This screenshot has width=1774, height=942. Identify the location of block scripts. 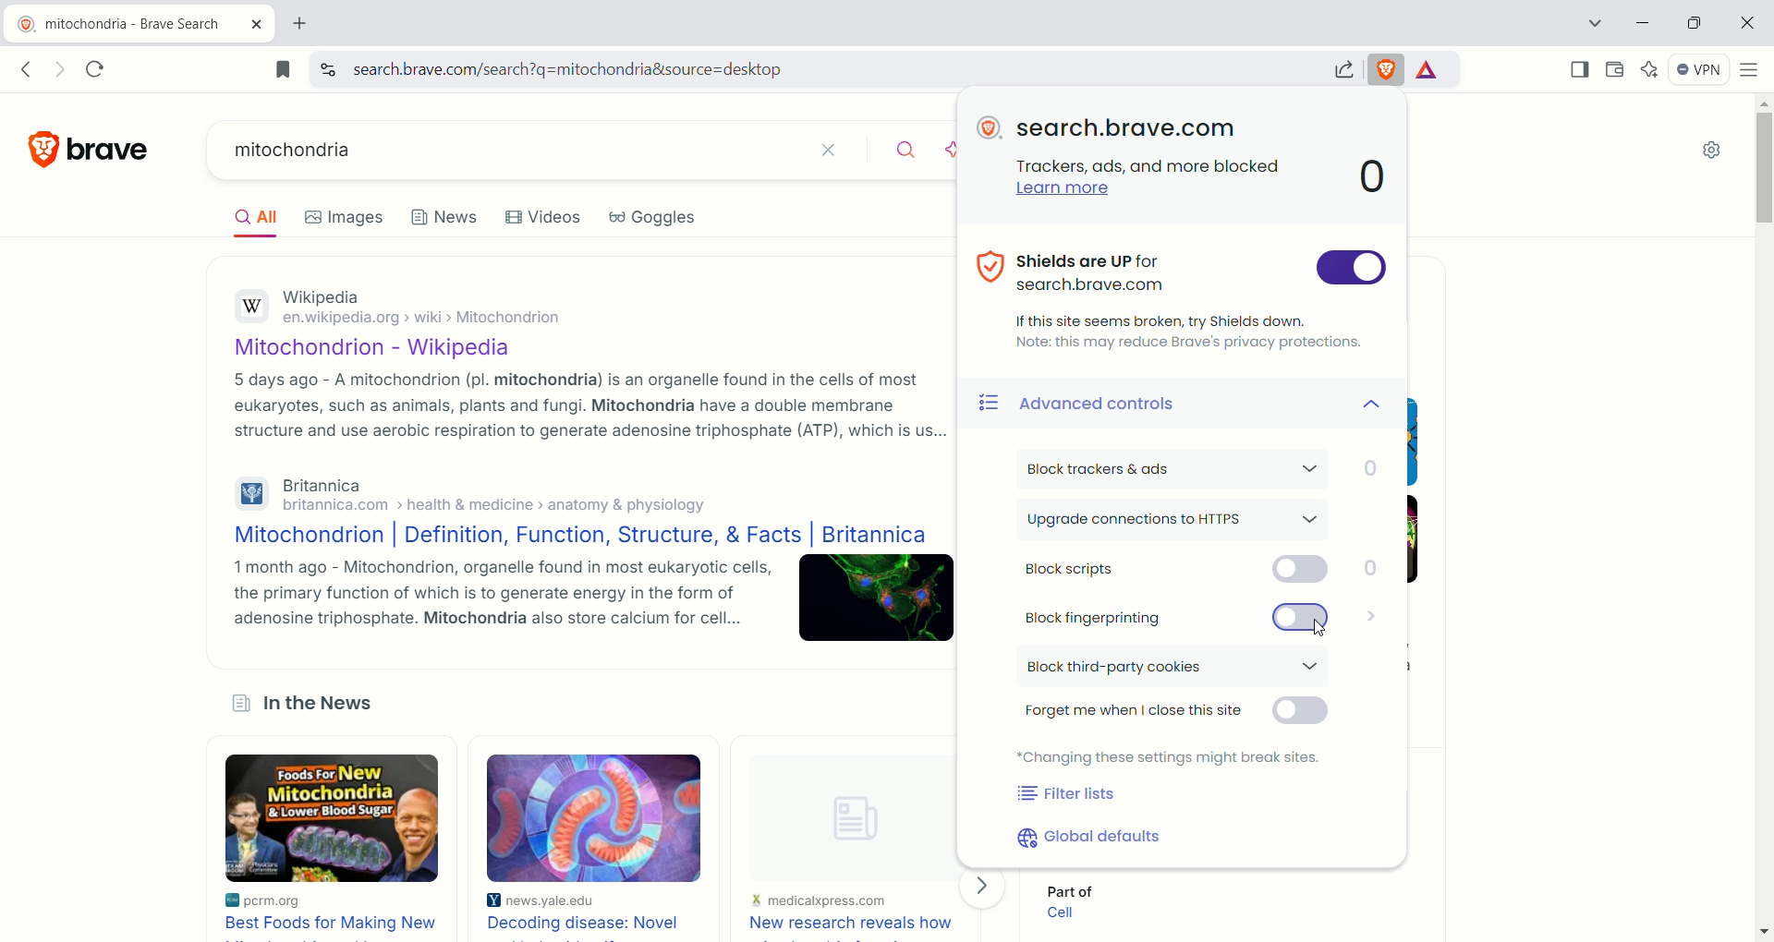
(1206, 571).